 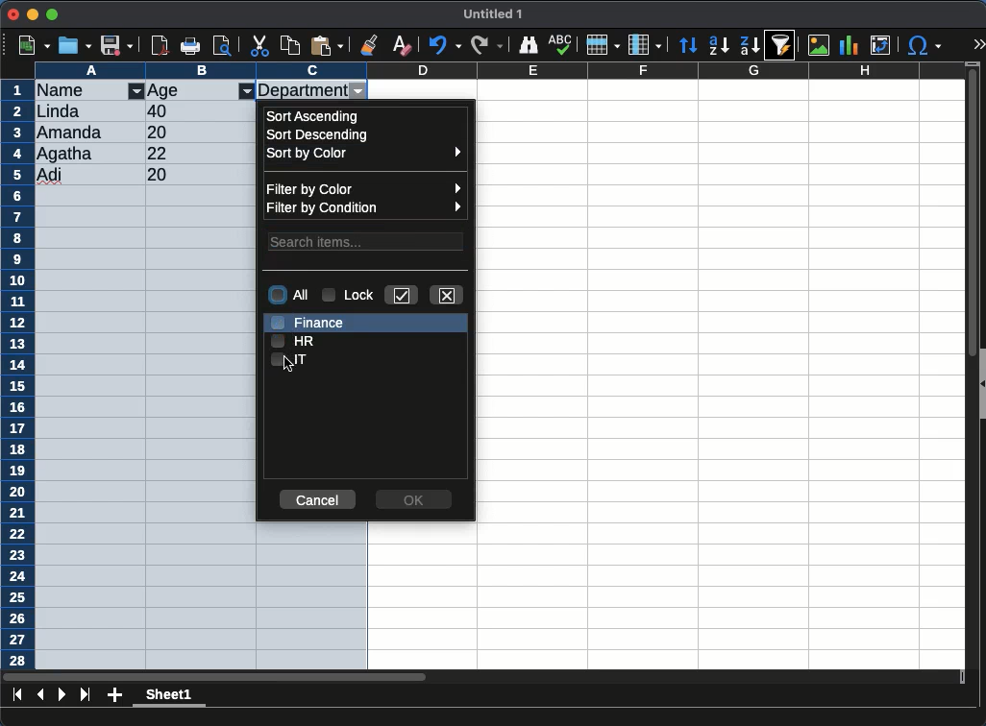 What do you see at coordinates (980, 383) in the screenshot?
I see `collapse` at bounding box center [980, 383].